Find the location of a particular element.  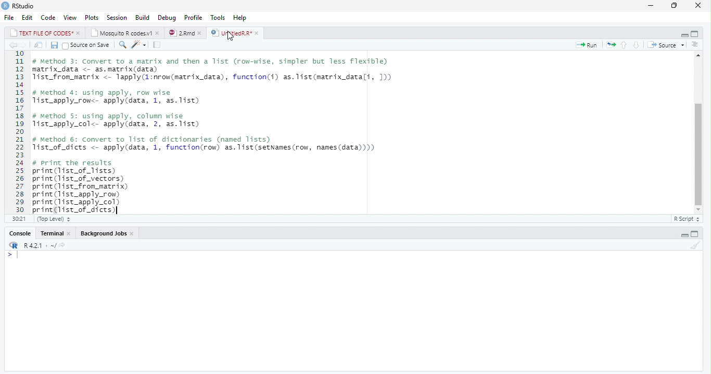

1ist_apply_col<- apply(data, 2, as. list) is located at coordinates (121, 124).